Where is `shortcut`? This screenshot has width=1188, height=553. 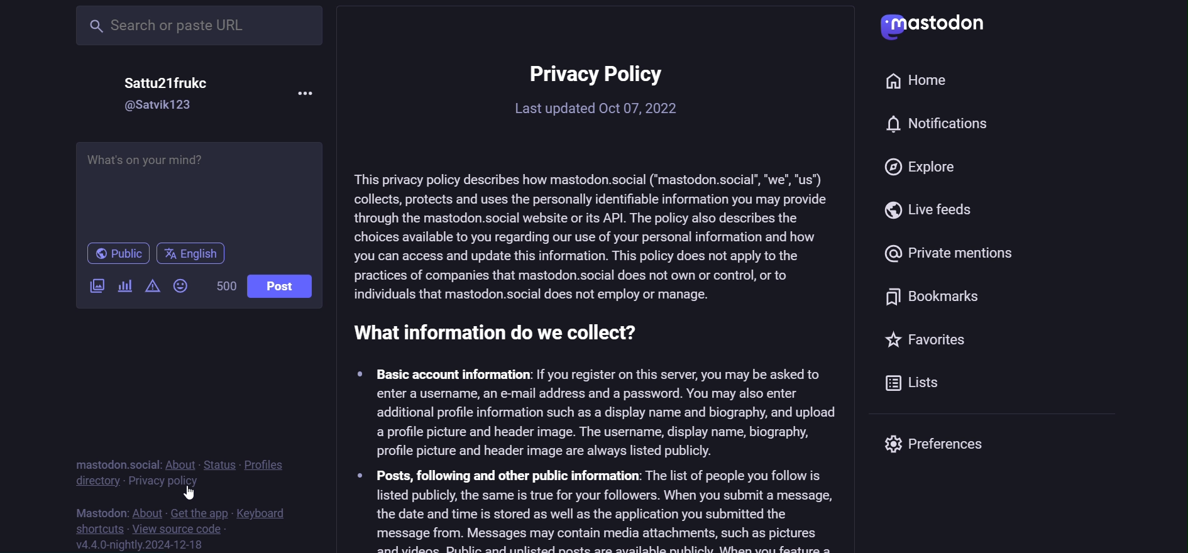
shortcut is located at coordinates (93, 527).